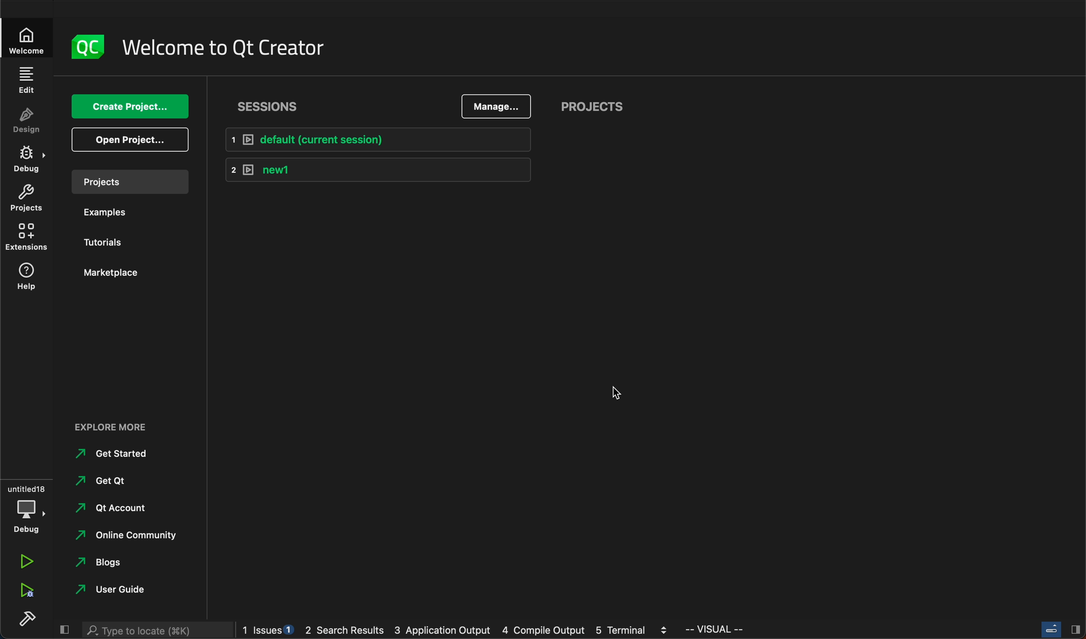 Image resolution: width=1086 pixels, height=639 pixels. What do you see at coordinates (26, 589) in the screenshot?
I see `run debug` at bounding box center [26, 589].